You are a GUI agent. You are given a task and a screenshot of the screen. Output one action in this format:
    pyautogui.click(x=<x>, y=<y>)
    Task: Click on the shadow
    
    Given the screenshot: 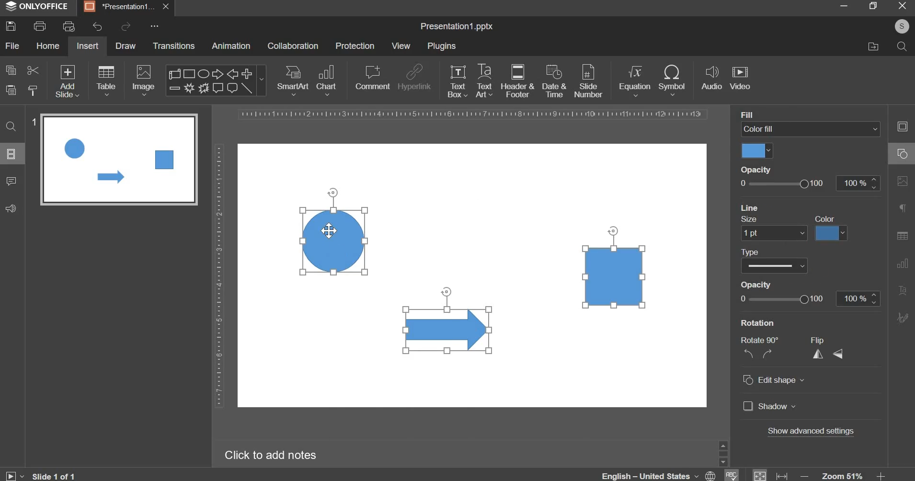 What is the action you would take?
    pyautogui.click(x=769, y=406)
    